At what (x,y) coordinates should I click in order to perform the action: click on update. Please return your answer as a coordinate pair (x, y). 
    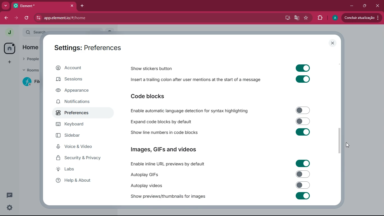
    Looking at the image, I should click on (361, 17).